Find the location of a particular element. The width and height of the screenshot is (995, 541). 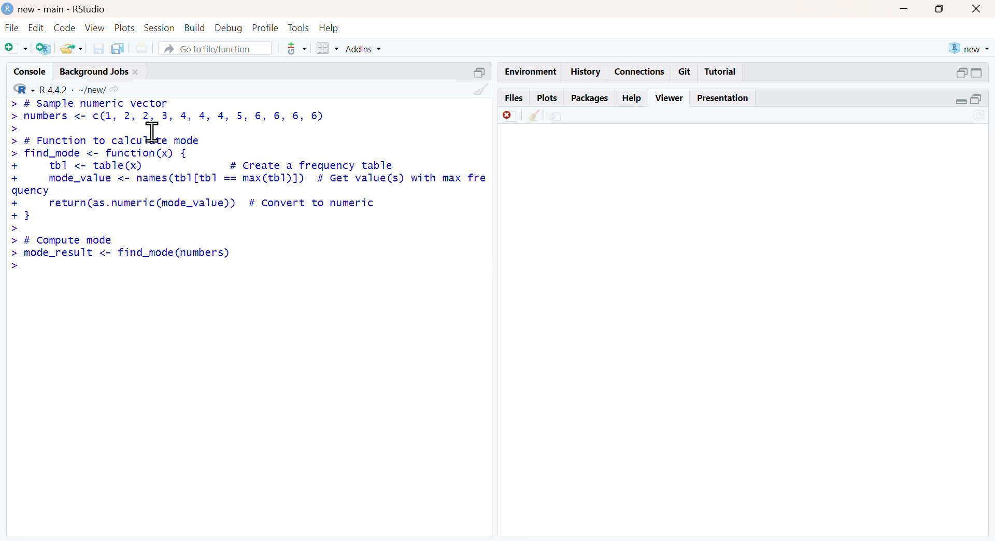

tools is located at coordinates (300, 27).